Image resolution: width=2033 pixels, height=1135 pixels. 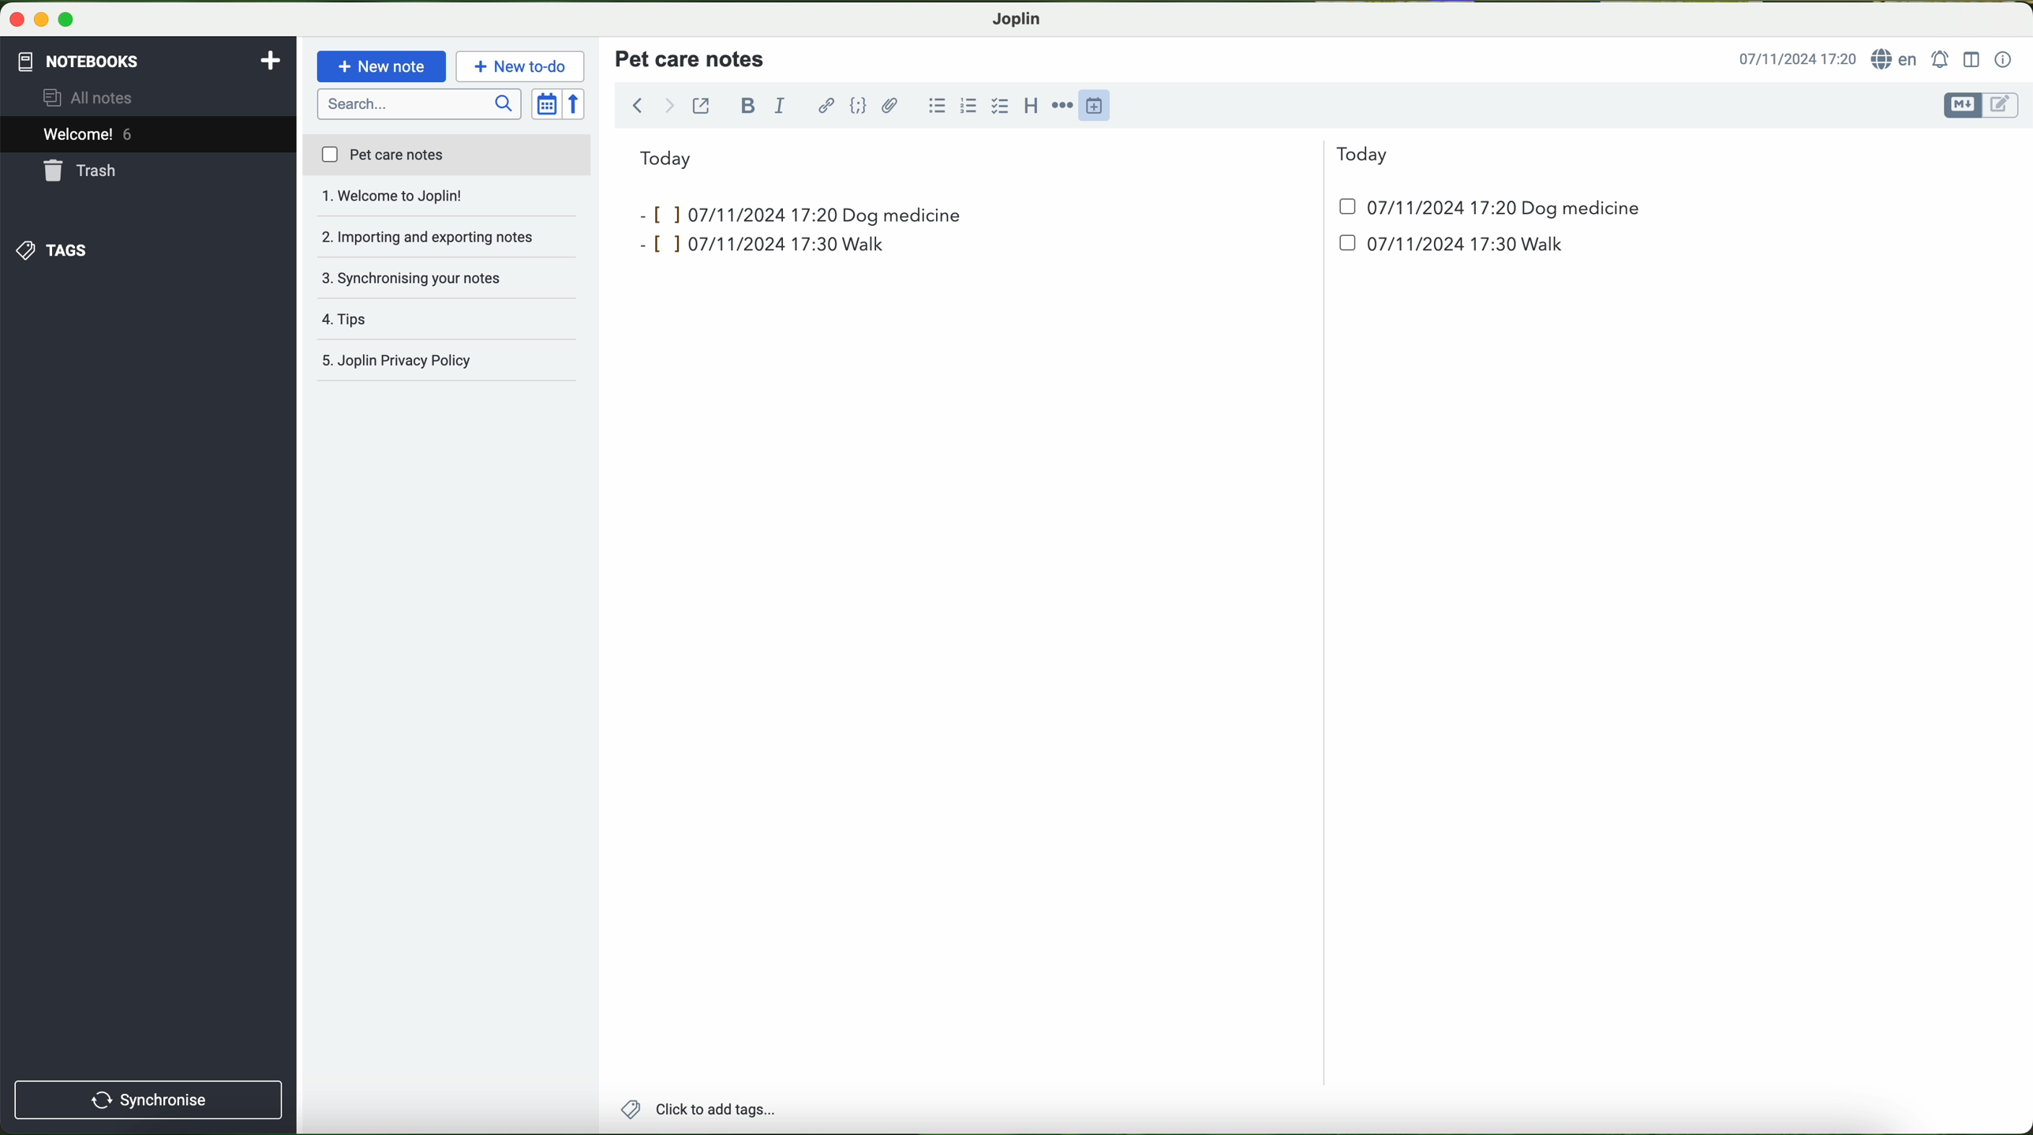 What do you see at coordinates (650, 105) in the screenshot?
I see `navigation arrows` at bounding box center [650, 105].